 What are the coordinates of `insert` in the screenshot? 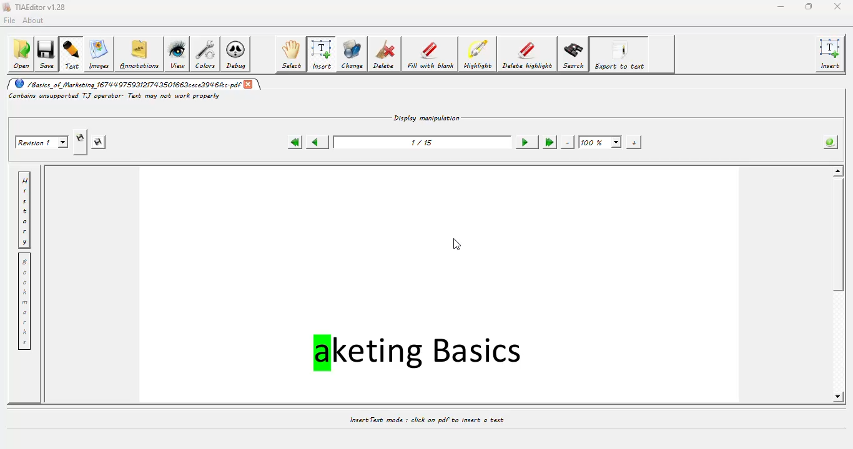 It's located at (322, 54).